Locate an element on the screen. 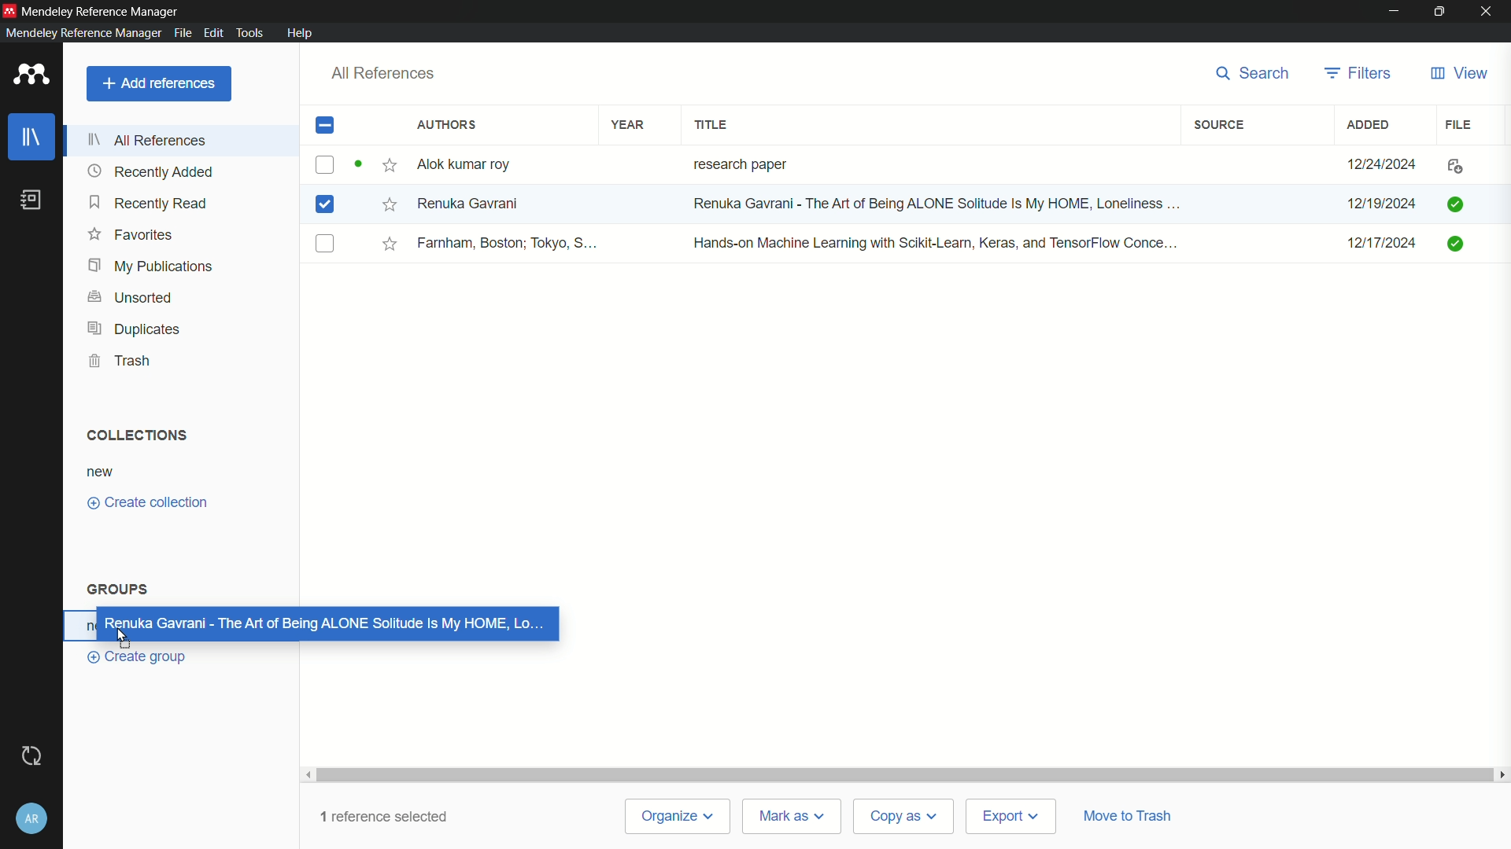  Renuka Gavrani is located at coordinates (468, 203).